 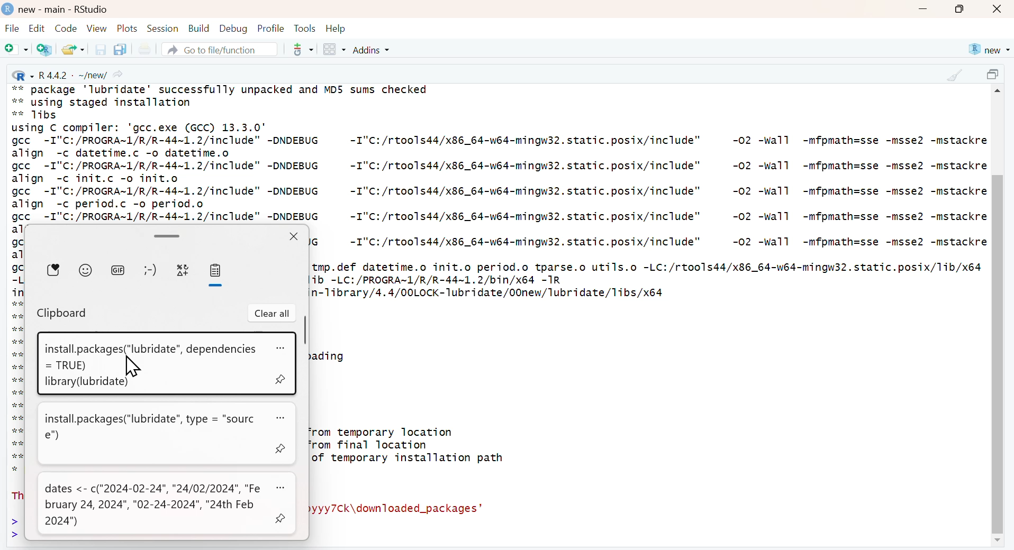 What do you see at coordinates (999, 93) in the screenshot?
I see `scroll up` at bounding box center [999, 93].